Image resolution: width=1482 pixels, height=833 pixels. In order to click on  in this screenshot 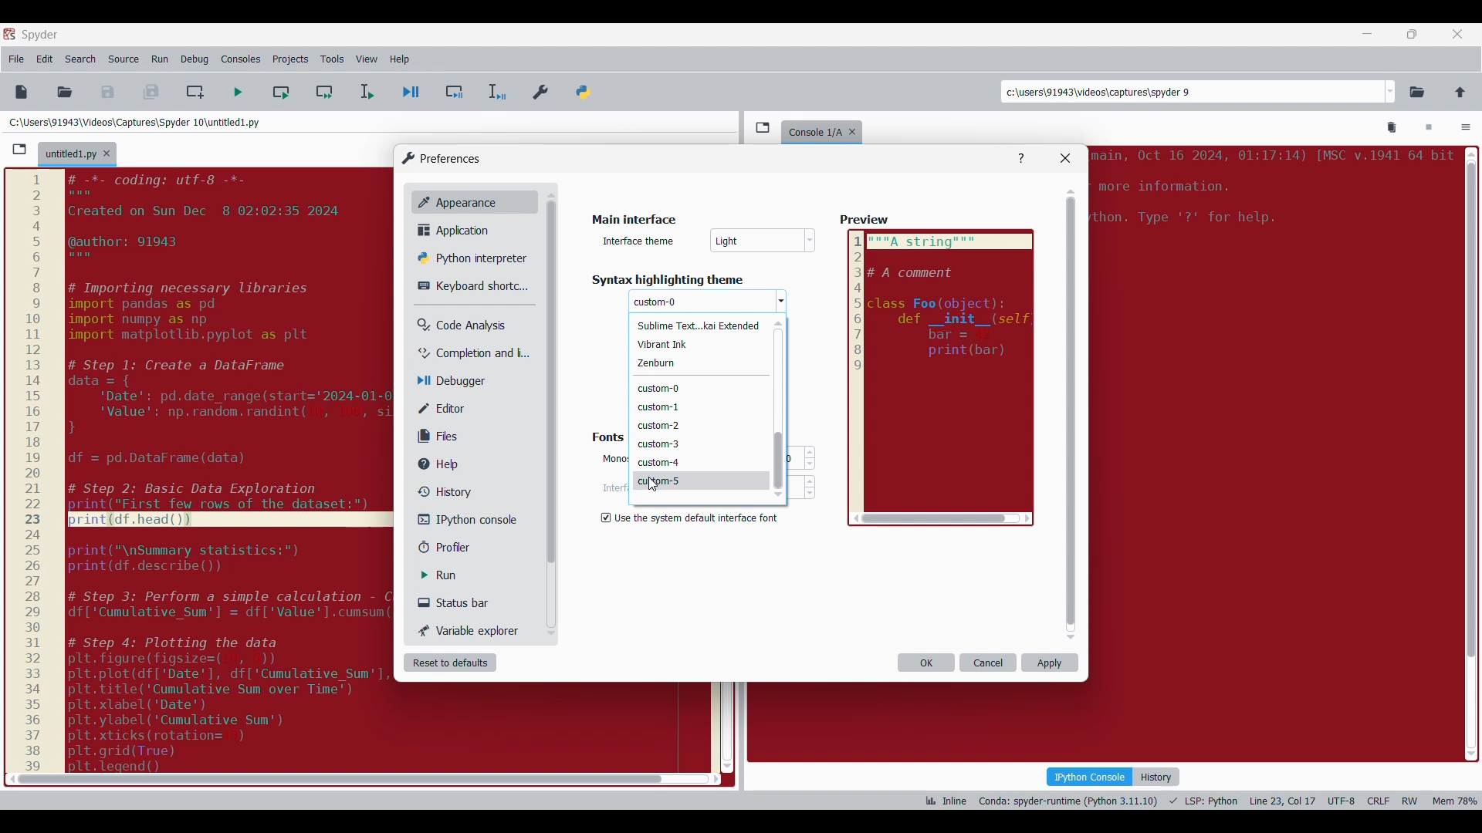, I will do `click(652, 302)`.